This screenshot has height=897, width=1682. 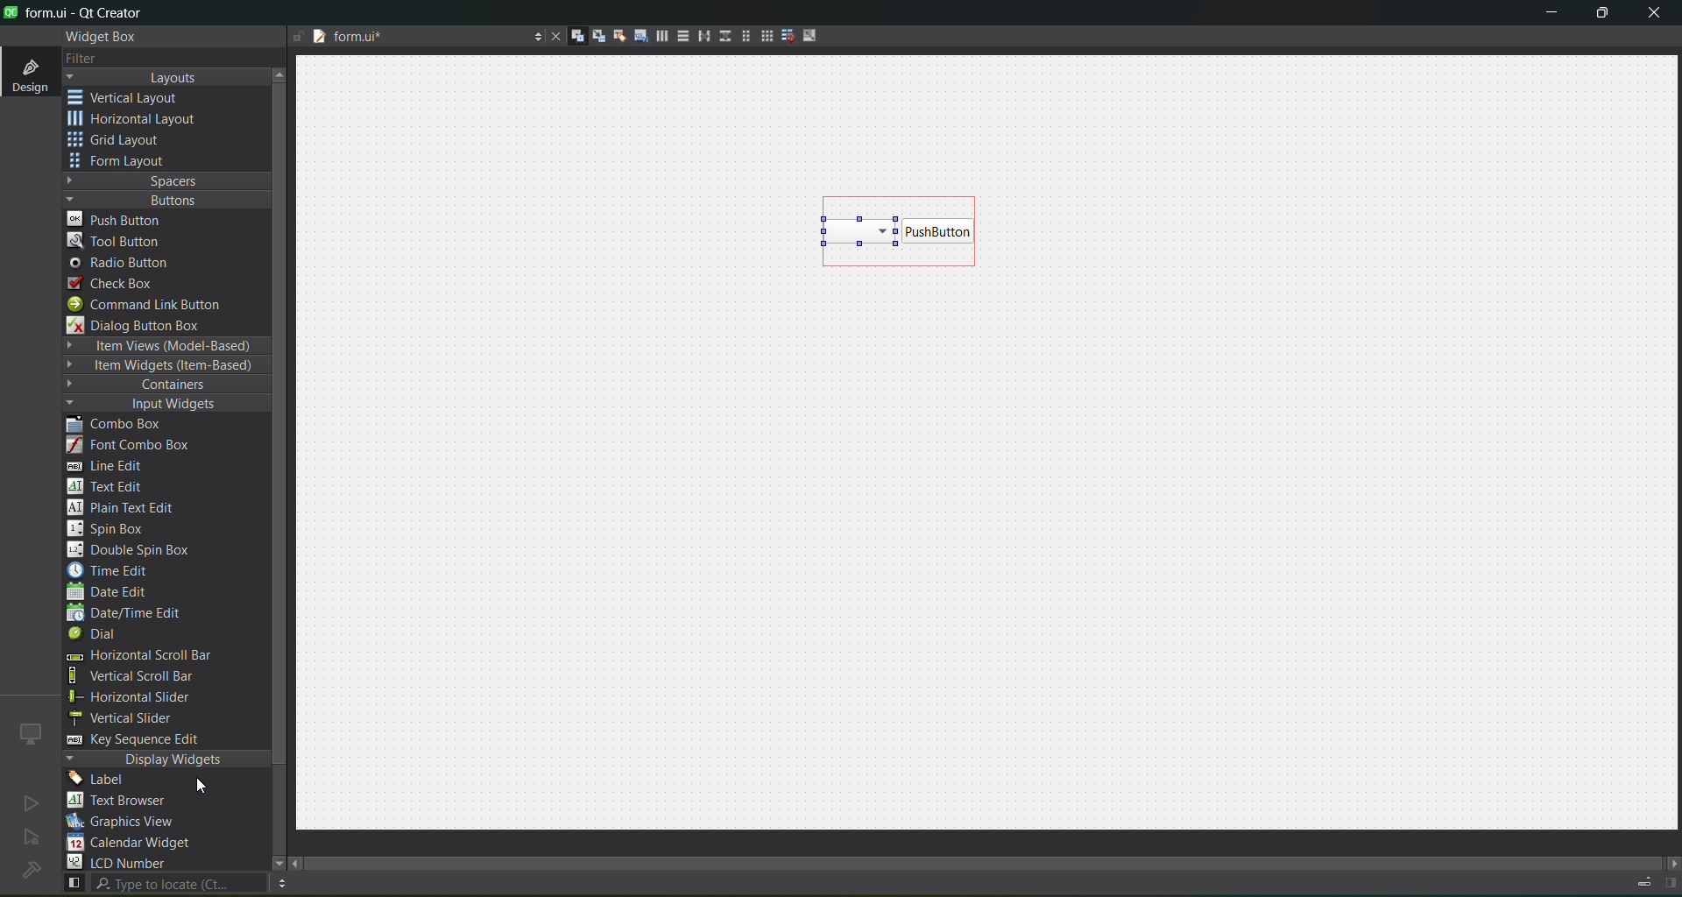 I want to click on maximize, so click(x=1603, y=16).